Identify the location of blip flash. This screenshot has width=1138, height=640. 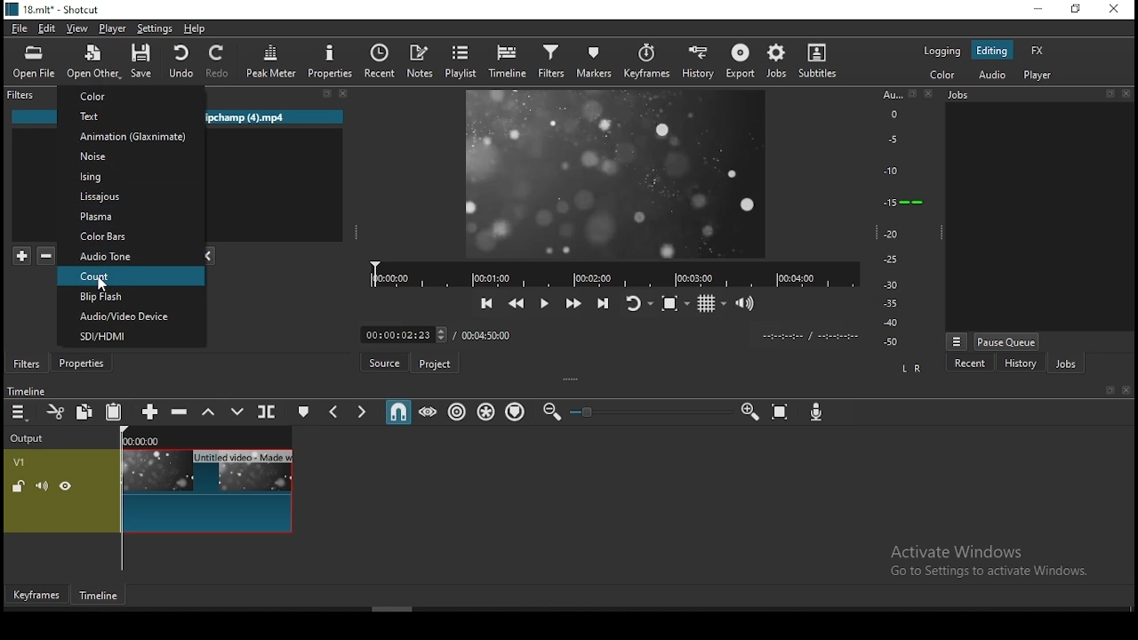
(130, 297).